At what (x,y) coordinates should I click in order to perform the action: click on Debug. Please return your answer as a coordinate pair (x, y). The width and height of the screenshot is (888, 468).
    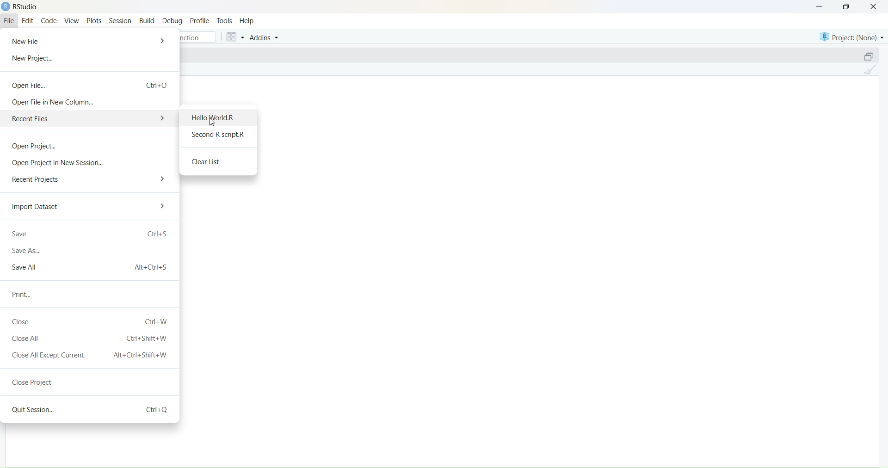
    Looking at the image, I should click on (173, 22).